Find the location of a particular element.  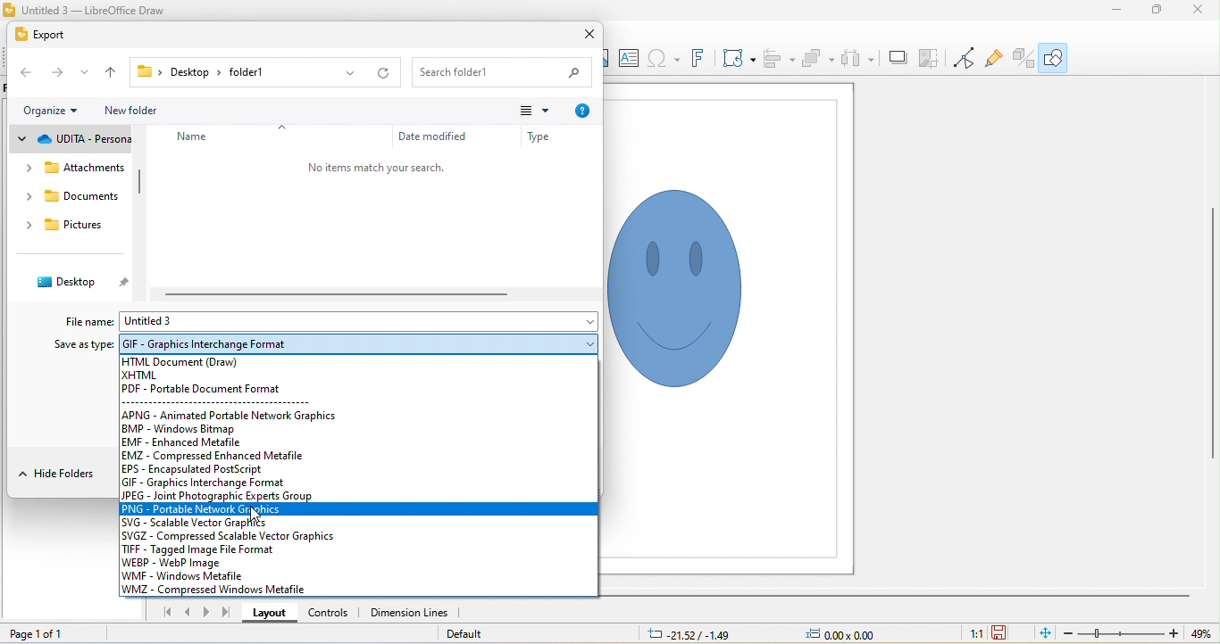

insert special characters is located at coordinates (664, 59).